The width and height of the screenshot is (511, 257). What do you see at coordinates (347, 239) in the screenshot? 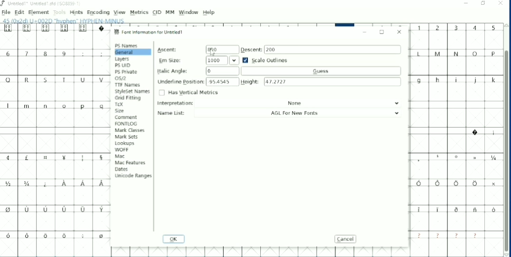
I see `Cancel` at bounding box center [347, 239].